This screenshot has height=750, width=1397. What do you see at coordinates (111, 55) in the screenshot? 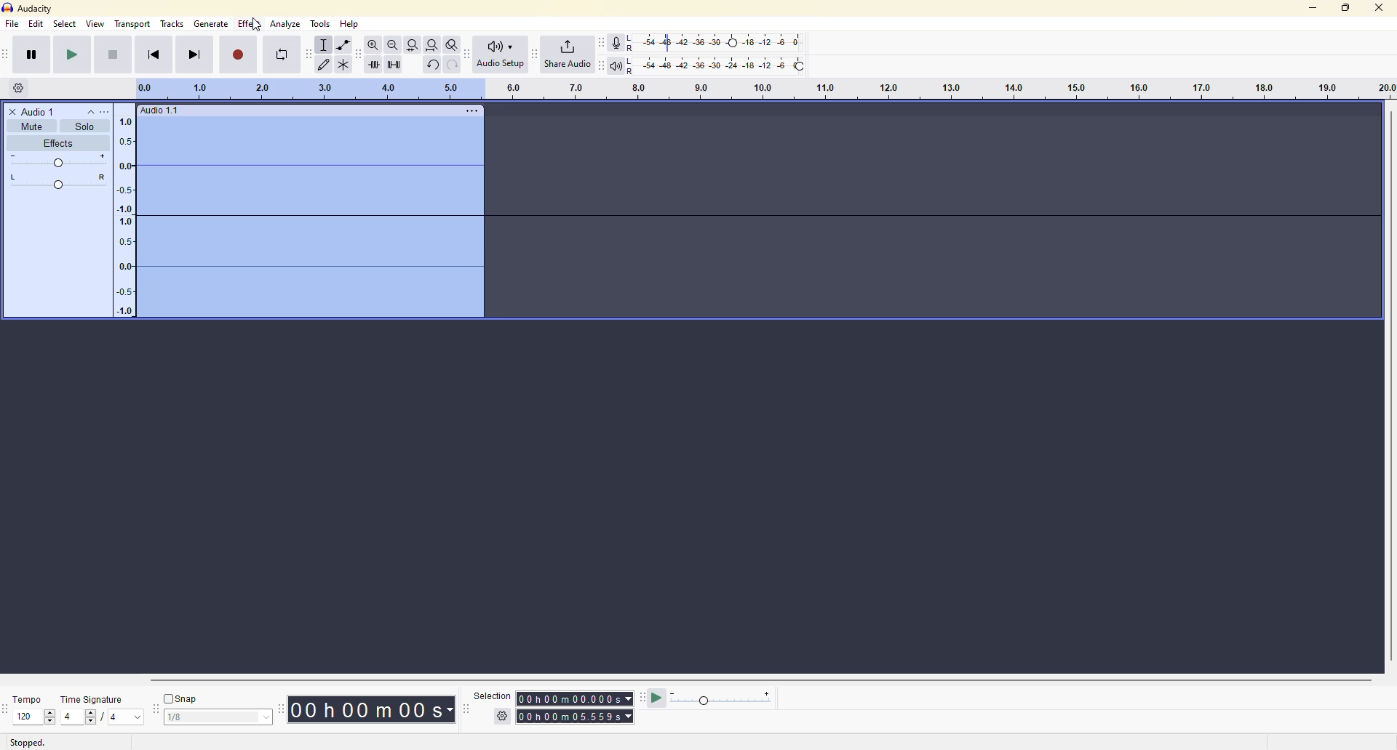
I see `stop` at bounding box center [111, 55].